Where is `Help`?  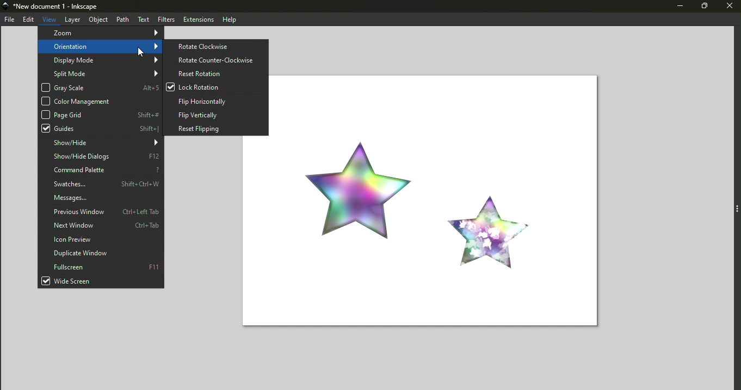 Help is located at coordinates (230, 19).